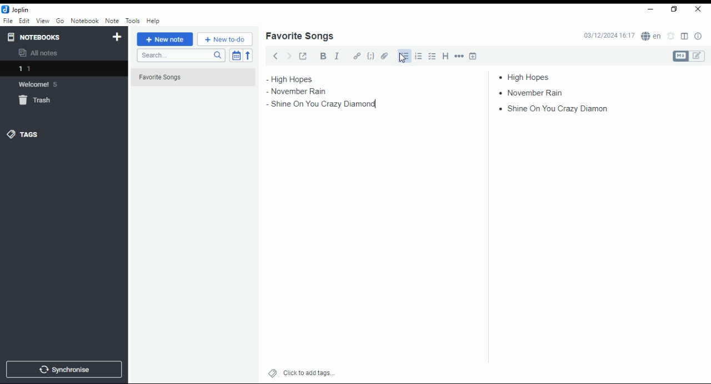 The image size is (711, 384). Describe the element at coordinates (43, 21) in the screenshot. I see `view` at that location.